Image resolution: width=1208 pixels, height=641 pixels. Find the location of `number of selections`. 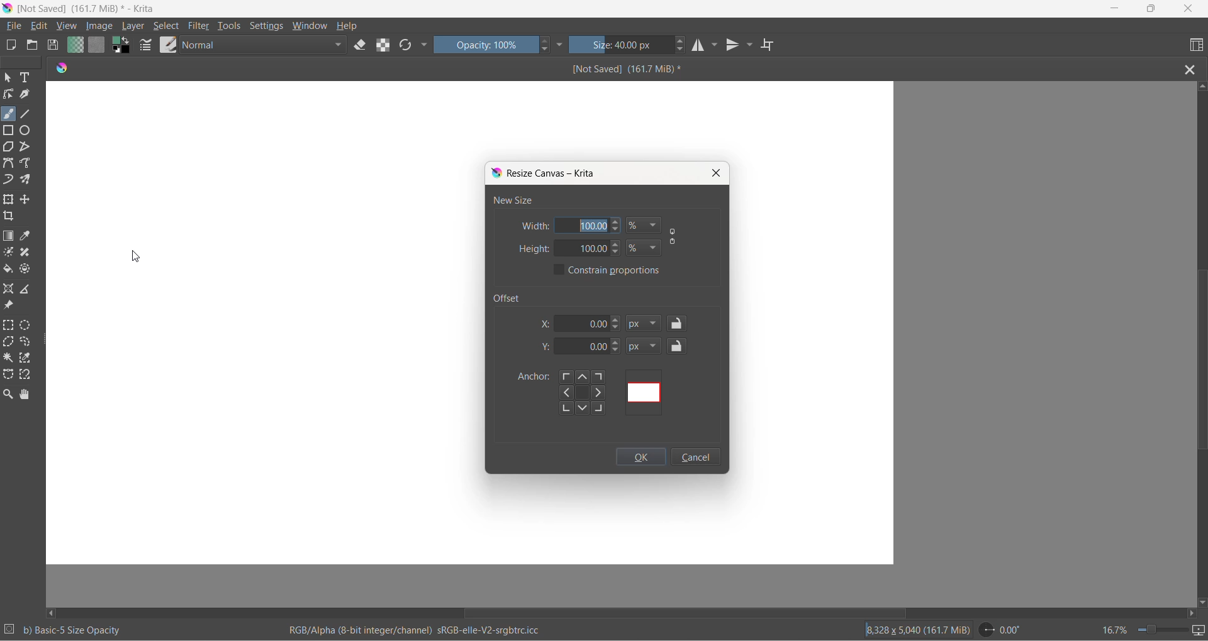

number of selections is located at coordinates (9, 630).